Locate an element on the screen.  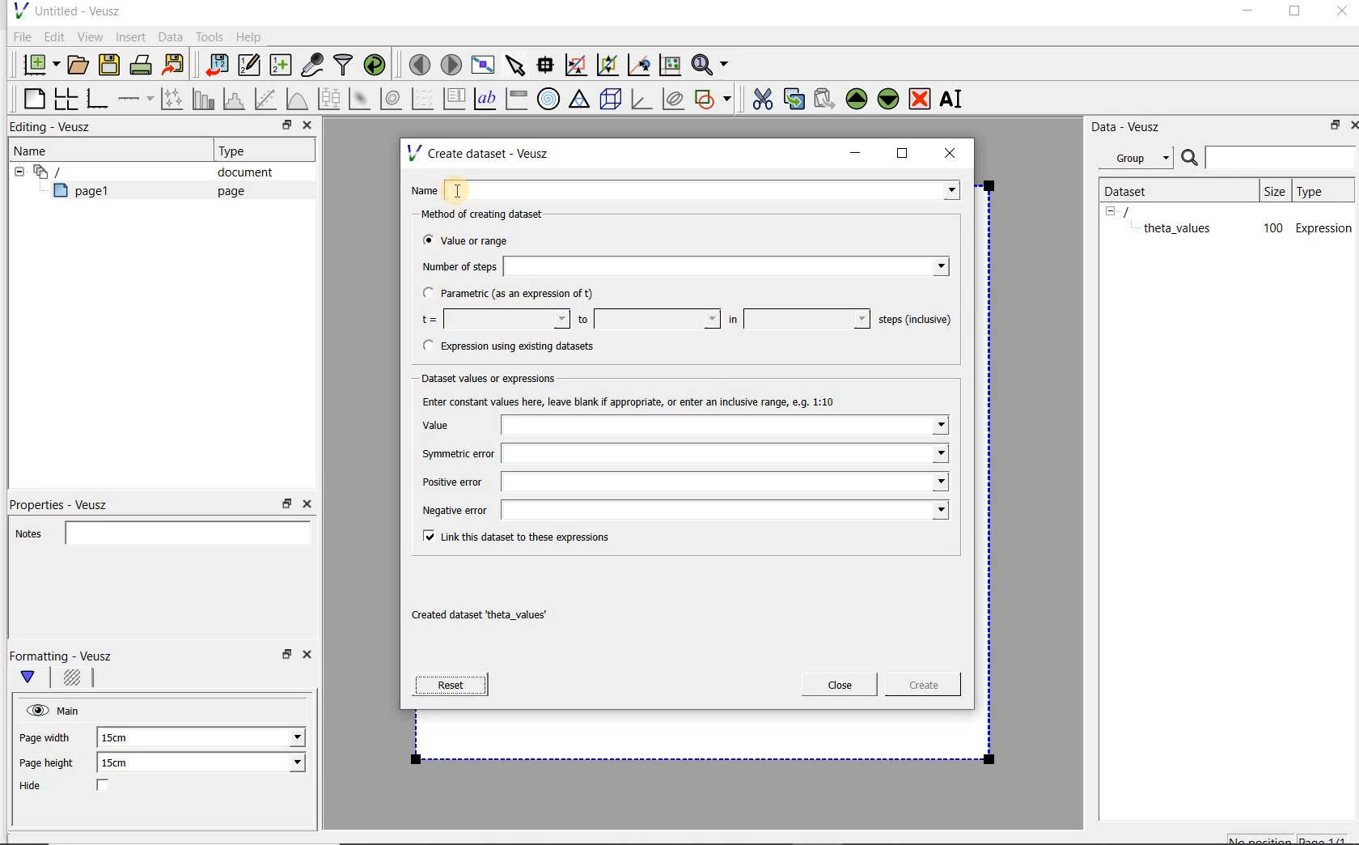
plot key is located at coordinates (455, 99).